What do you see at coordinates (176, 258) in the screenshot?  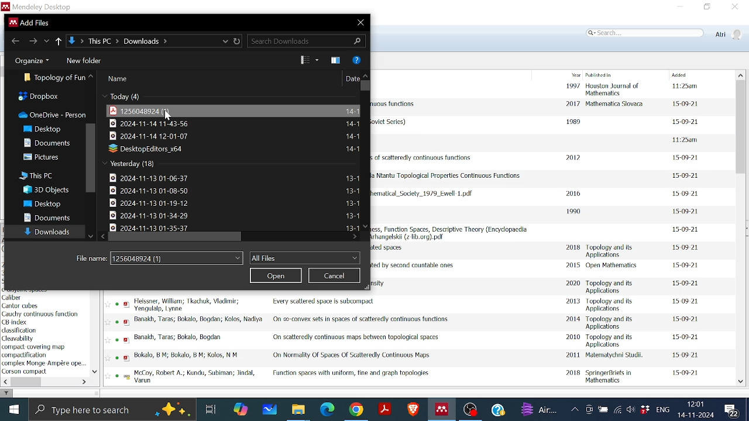 I see `File name` at bounding box center [176, 258].